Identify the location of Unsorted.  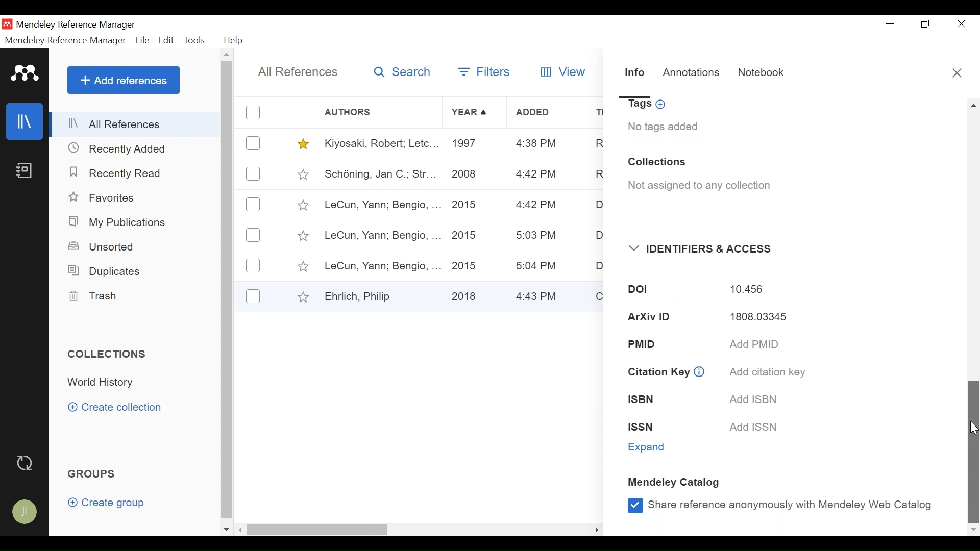
(102, 247).